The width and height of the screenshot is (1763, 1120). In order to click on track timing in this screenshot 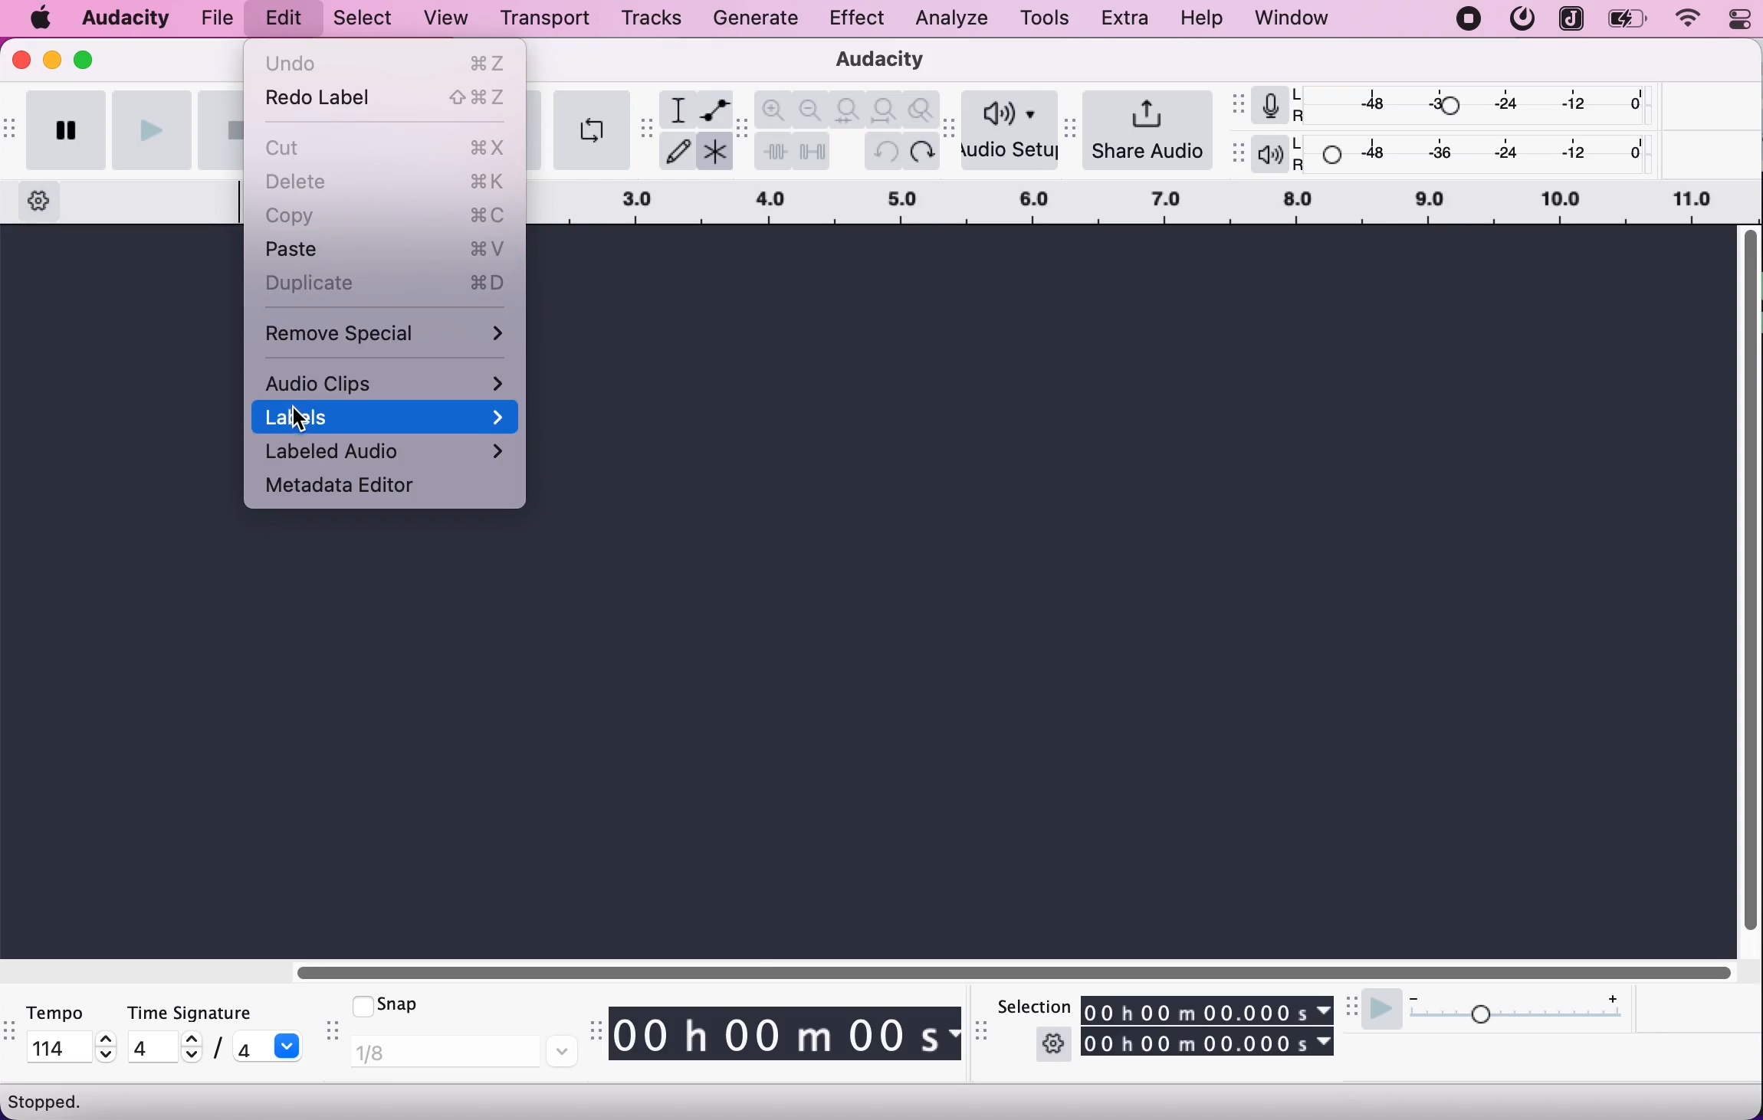, I will do `click(1208, 1009)`.